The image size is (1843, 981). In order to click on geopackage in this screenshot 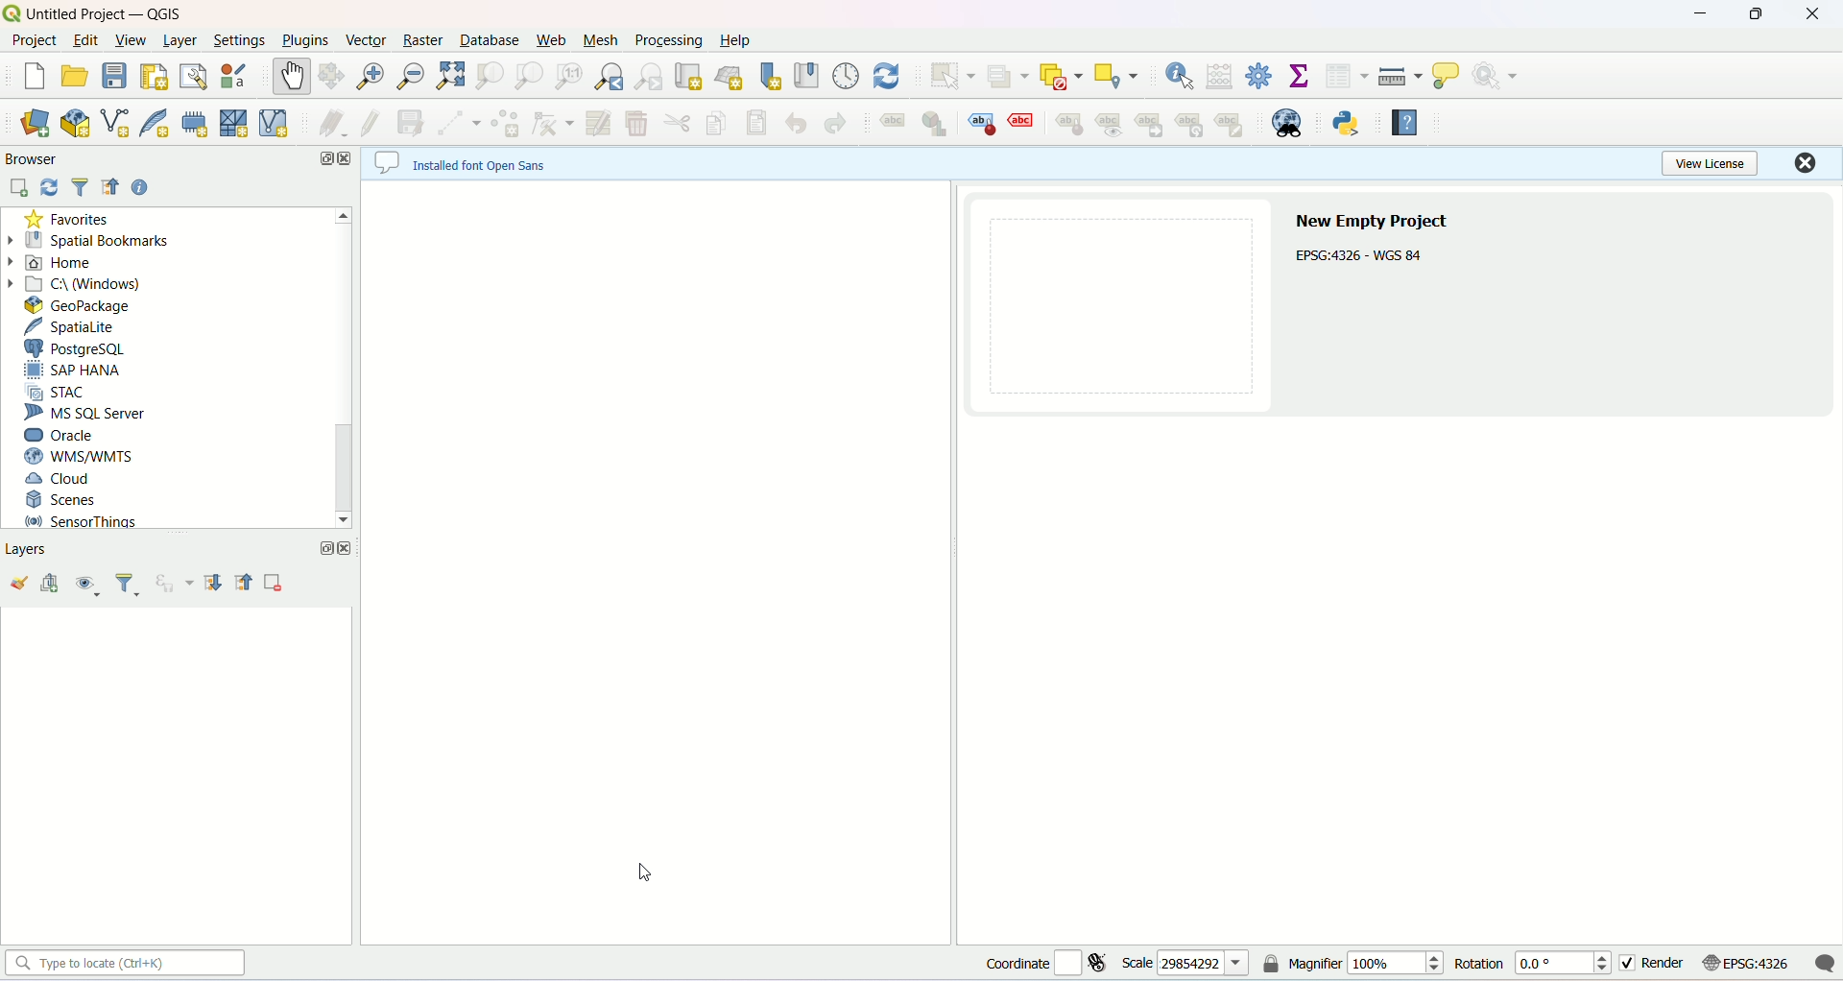, I will do `click(76, 305)`.